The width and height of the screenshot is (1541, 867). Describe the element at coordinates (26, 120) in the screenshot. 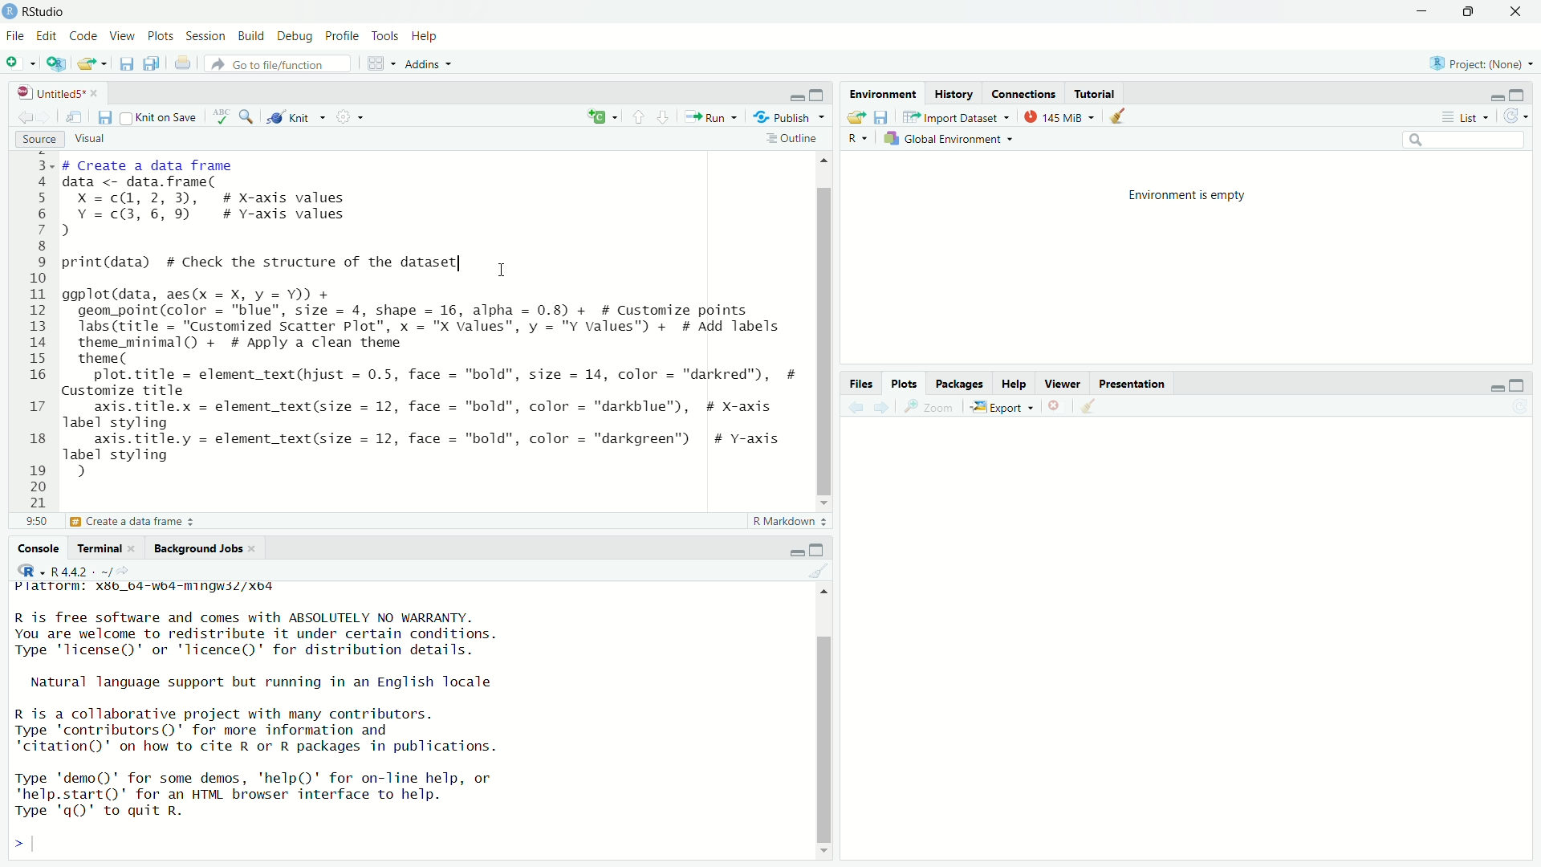

I see `Go back to the previous source location` at that location.